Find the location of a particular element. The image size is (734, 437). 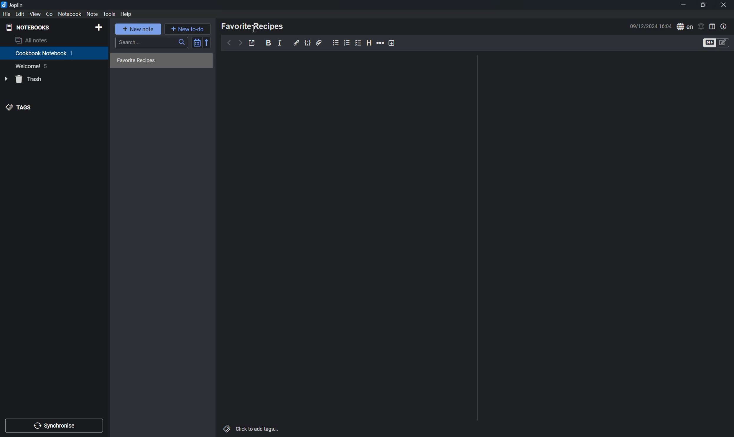

Click to add tags... is located at coordinates (252, 430).